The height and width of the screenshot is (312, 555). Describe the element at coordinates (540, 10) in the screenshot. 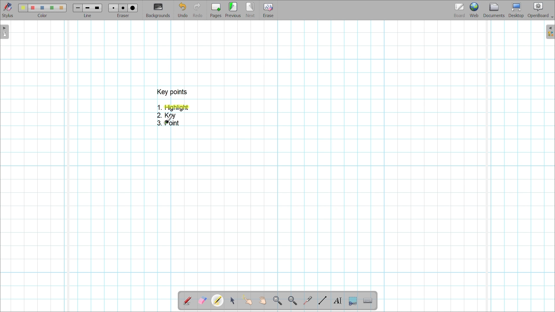

I see `OpenBoard` at that location.